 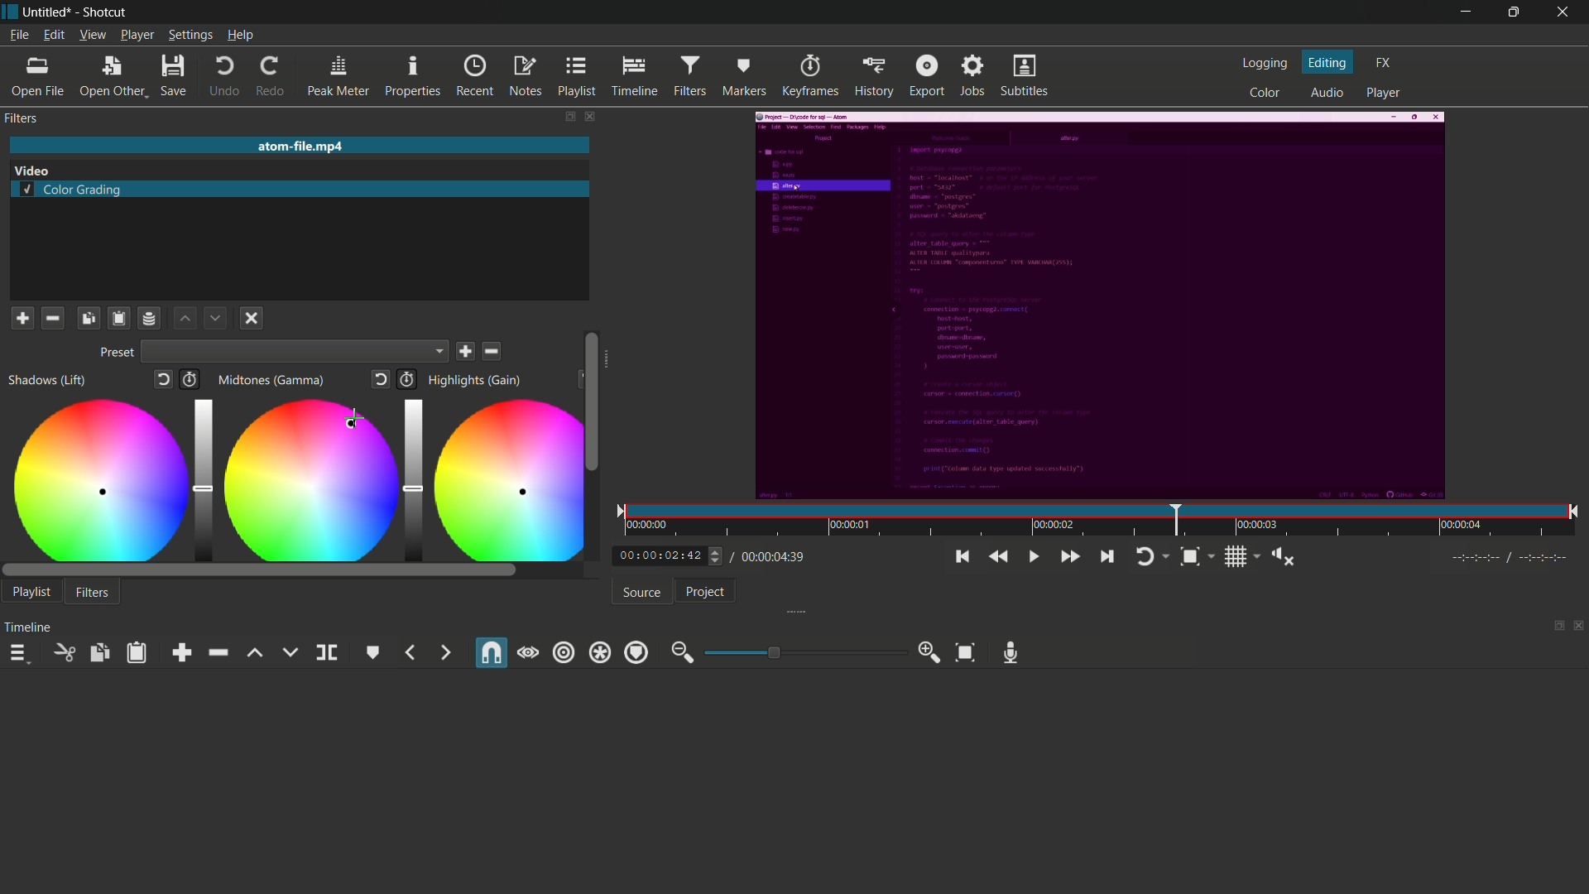 What do you see at coordinates (717, 557) in the screenshot?
I see `toggle buttons` at bounding box center [717, 557].